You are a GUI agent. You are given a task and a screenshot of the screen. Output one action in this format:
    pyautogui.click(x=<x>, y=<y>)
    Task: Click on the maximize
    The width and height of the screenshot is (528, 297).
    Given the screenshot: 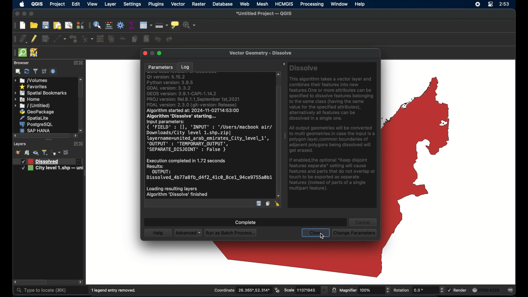 What is the action you would take?
    pyautogui.click(x=160, y=53)
    